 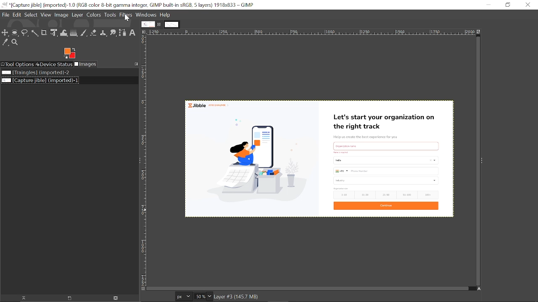 What do you see at coordinates (69, 53) in the screenshot?
I see `Foreground color` at bounding box center [69, 53].